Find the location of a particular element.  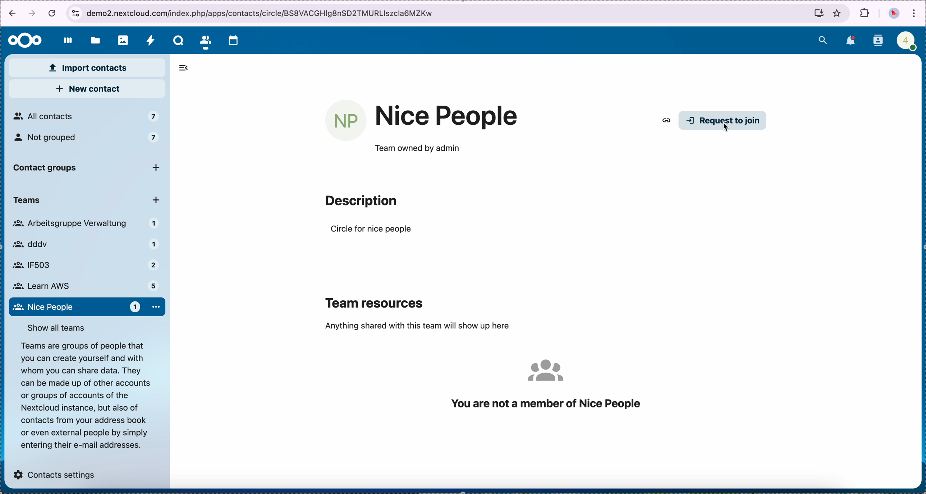

notifications is located at coordinates (849, 41).